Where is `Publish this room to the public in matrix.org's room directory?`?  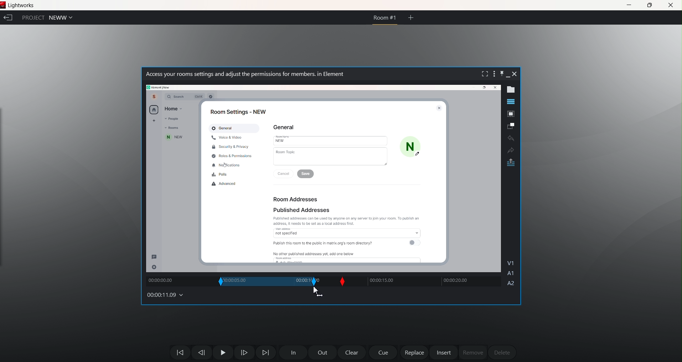 Publish this room to the public in matrix.org's room directory? is located at coordinates (322, 243).